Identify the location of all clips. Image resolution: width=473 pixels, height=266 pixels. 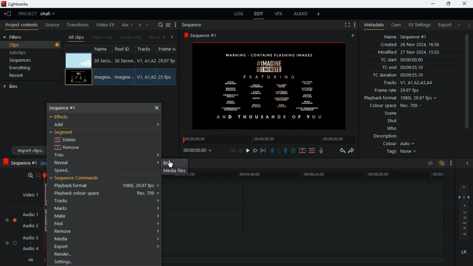
(76, 37).